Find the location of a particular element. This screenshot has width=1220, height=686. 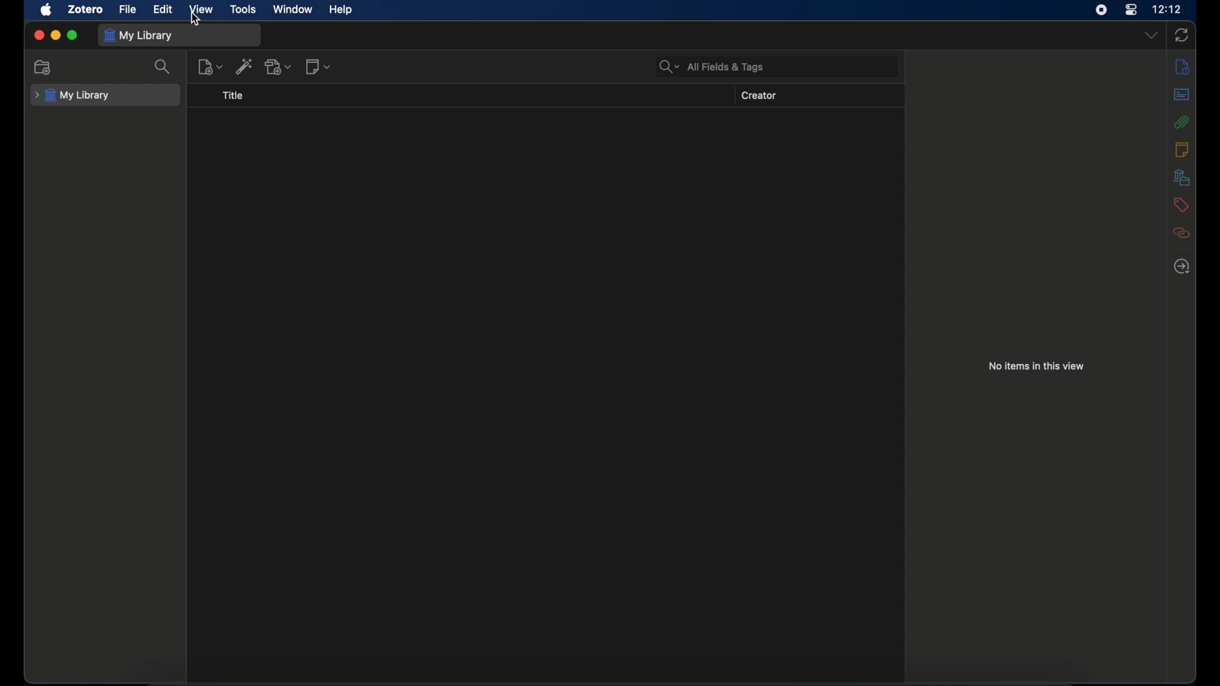

my library is located at coordinates (72, 96).